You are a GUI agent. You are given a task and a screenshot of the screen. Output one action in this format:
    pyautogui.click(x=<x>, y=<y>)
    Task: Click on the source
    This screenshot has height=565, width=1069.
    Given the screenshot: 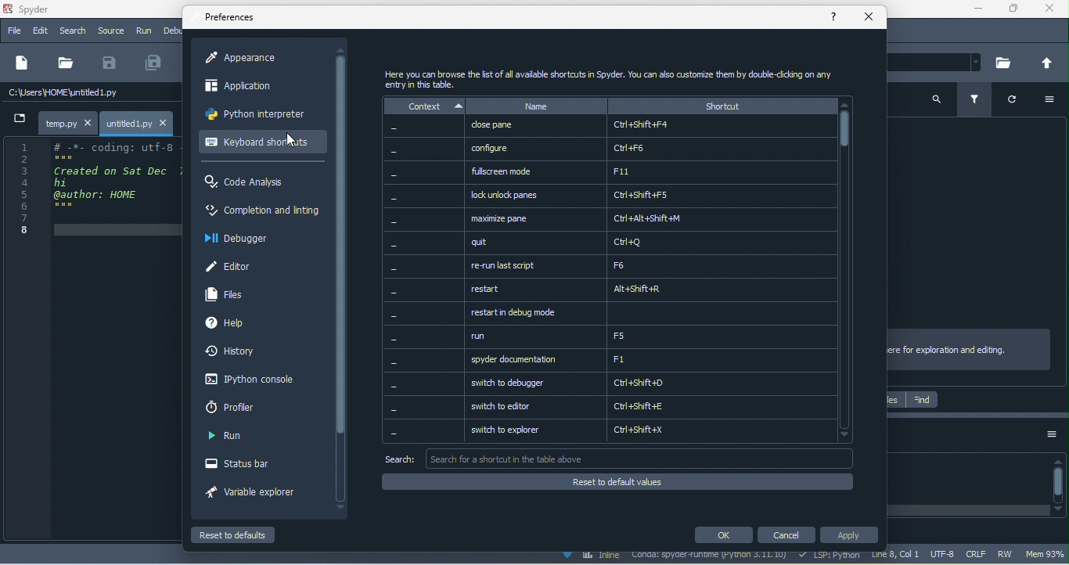 What is the action you would take?
    pyautogui.click(x=110, y=31)
    